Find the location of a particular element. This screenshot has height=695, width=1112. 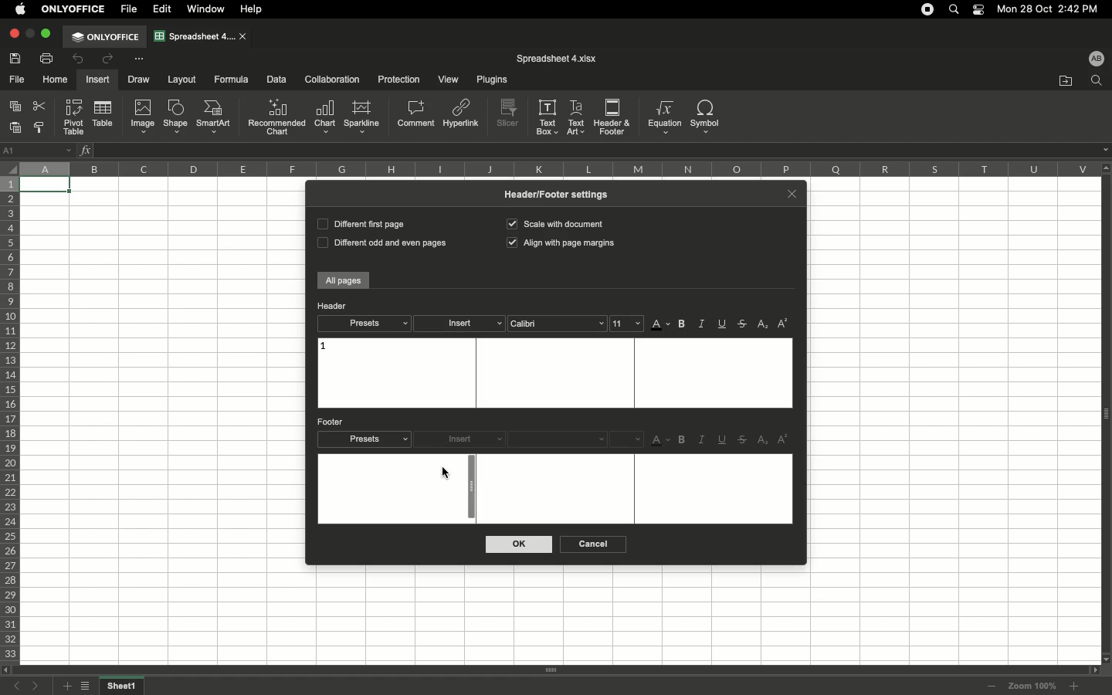

Insert is located at coordinates (463, 439).